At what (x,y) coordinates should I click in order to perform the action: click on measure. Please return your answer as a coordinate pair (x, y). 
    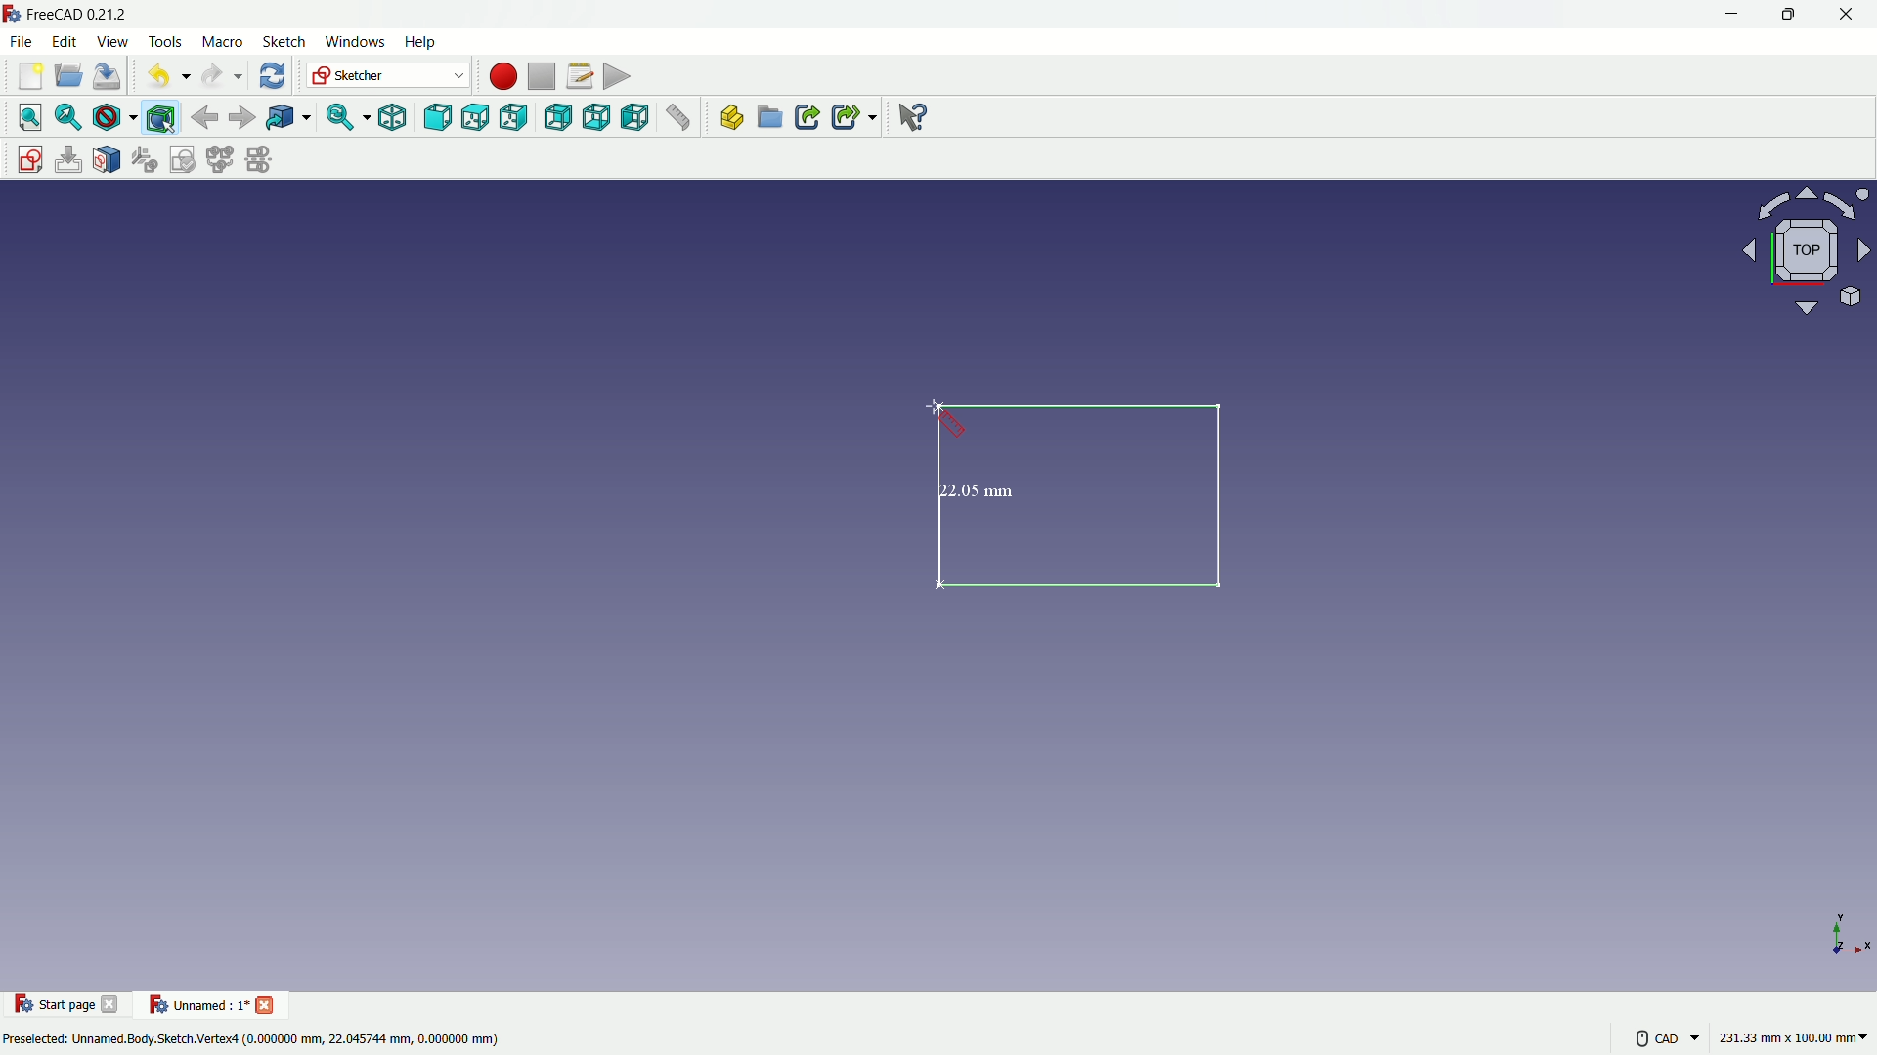
    Looking at the image, I should click on (680, 120).